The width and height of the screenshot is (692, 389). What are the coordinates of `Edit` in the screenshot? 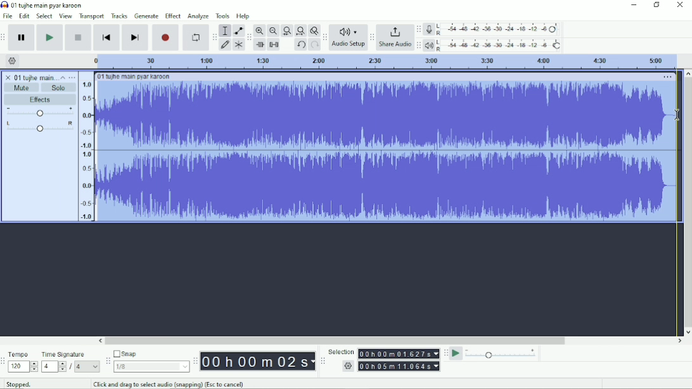 It's located at (25, 16).